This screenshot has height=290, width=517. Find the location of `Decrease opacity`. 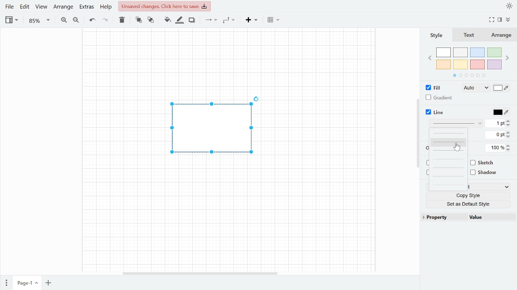

Decrease opacity is located at coordinates (510, 150).